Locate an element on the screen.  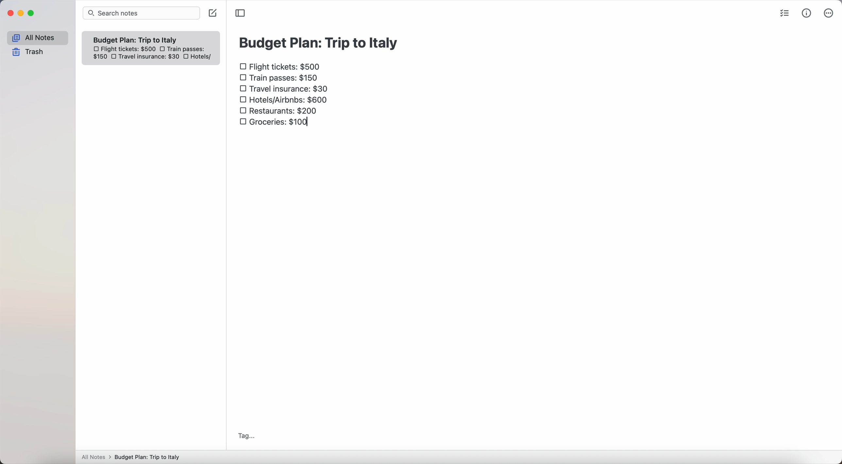
flight tickets: $500 is located at coordinates (124, 50).